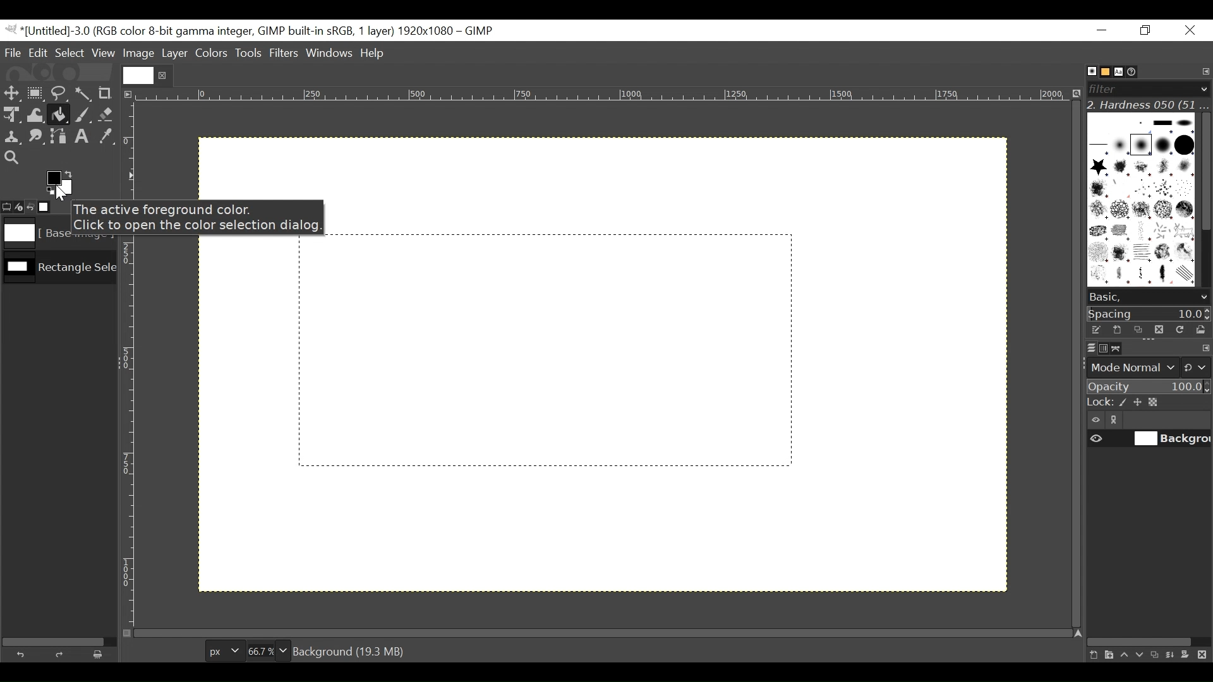 This screenshot has width=1213, height=682. What do you see at coordinates (1147, 387) in the screenshot?
I see `Opacity` at bounding box center [1147, 387].